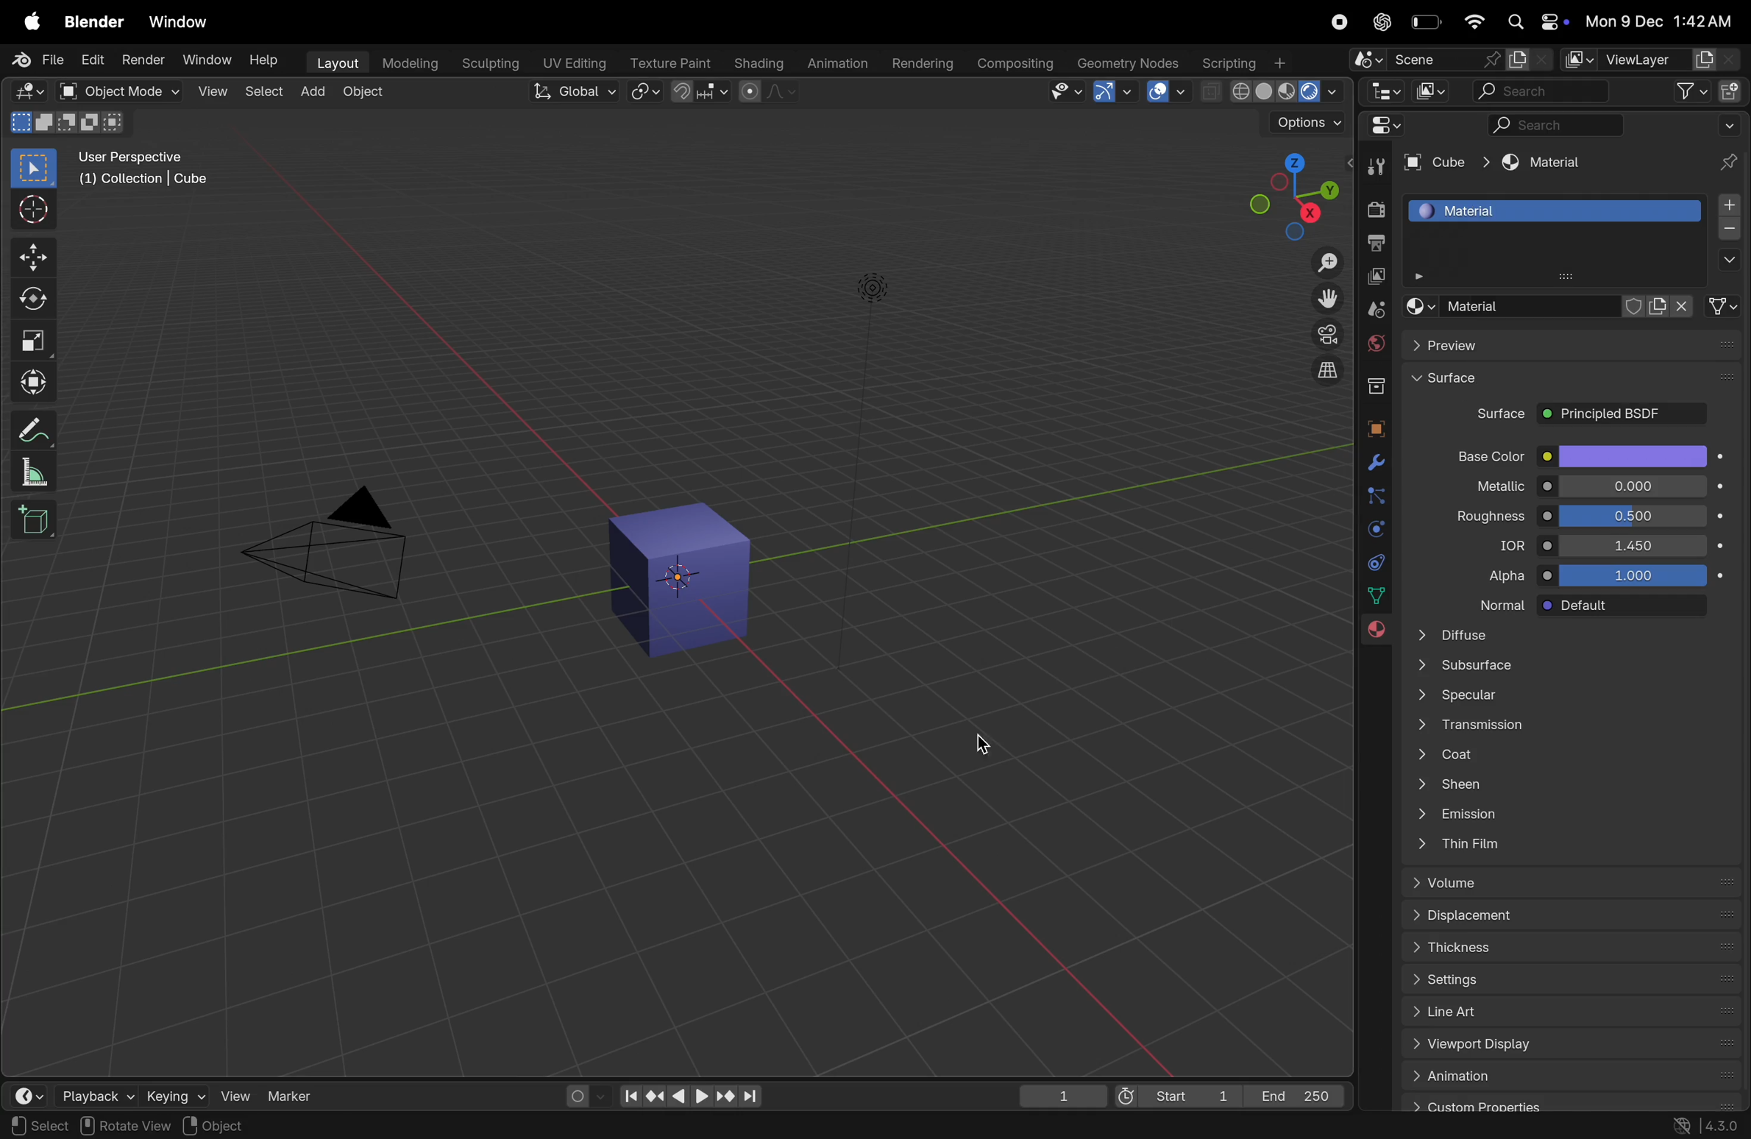 The width and height of the screenshot is (1751, 1139). I want to click on material, so click(1375, 634).